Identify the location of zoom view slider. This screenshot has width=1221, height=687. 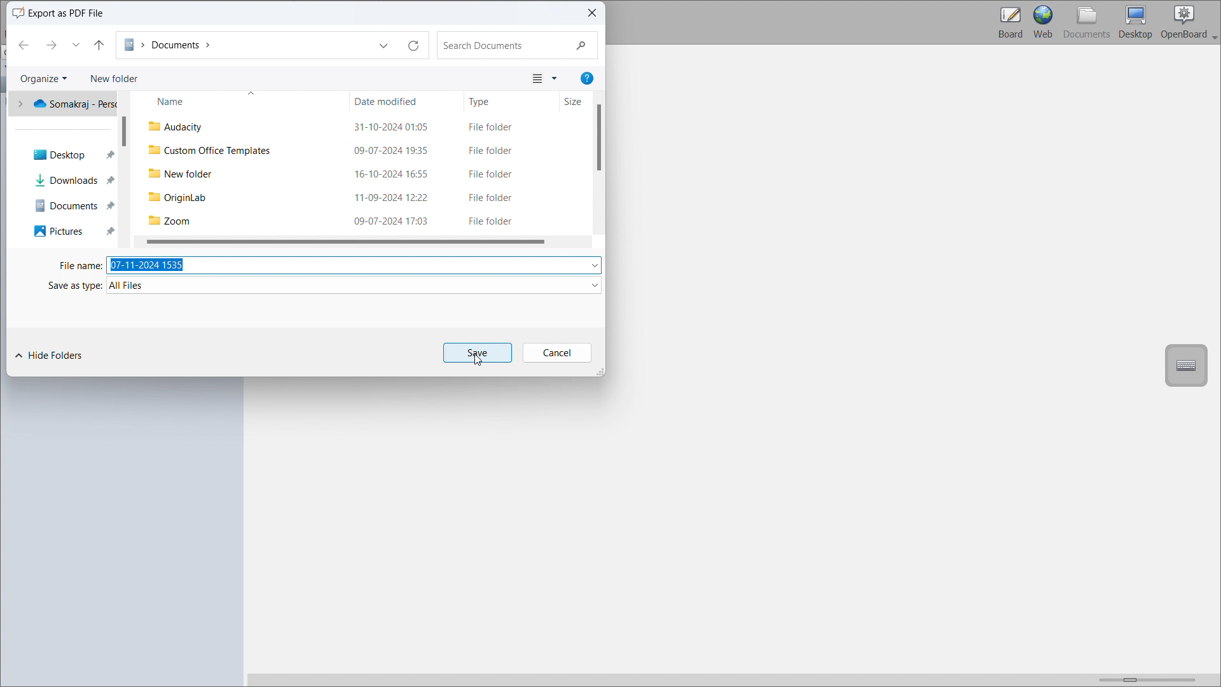
(1144, 677).